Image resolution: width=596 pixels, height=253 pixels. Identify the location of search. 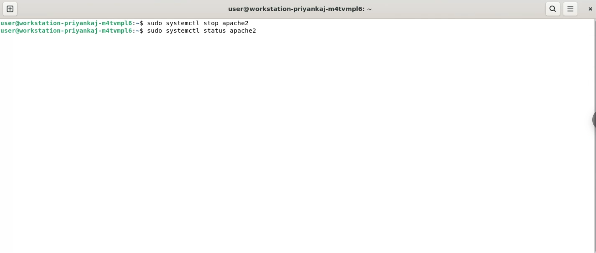
(553, 9).